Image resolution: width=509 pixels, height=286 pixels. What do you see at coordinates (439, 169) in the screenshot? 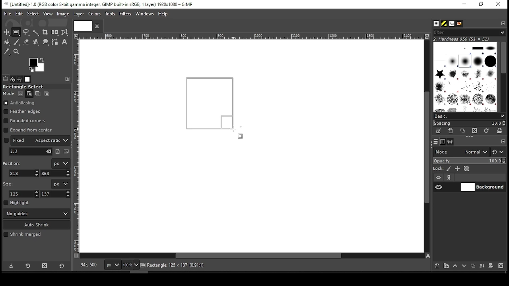
I see `lock:` at bounding box center [439, 169].